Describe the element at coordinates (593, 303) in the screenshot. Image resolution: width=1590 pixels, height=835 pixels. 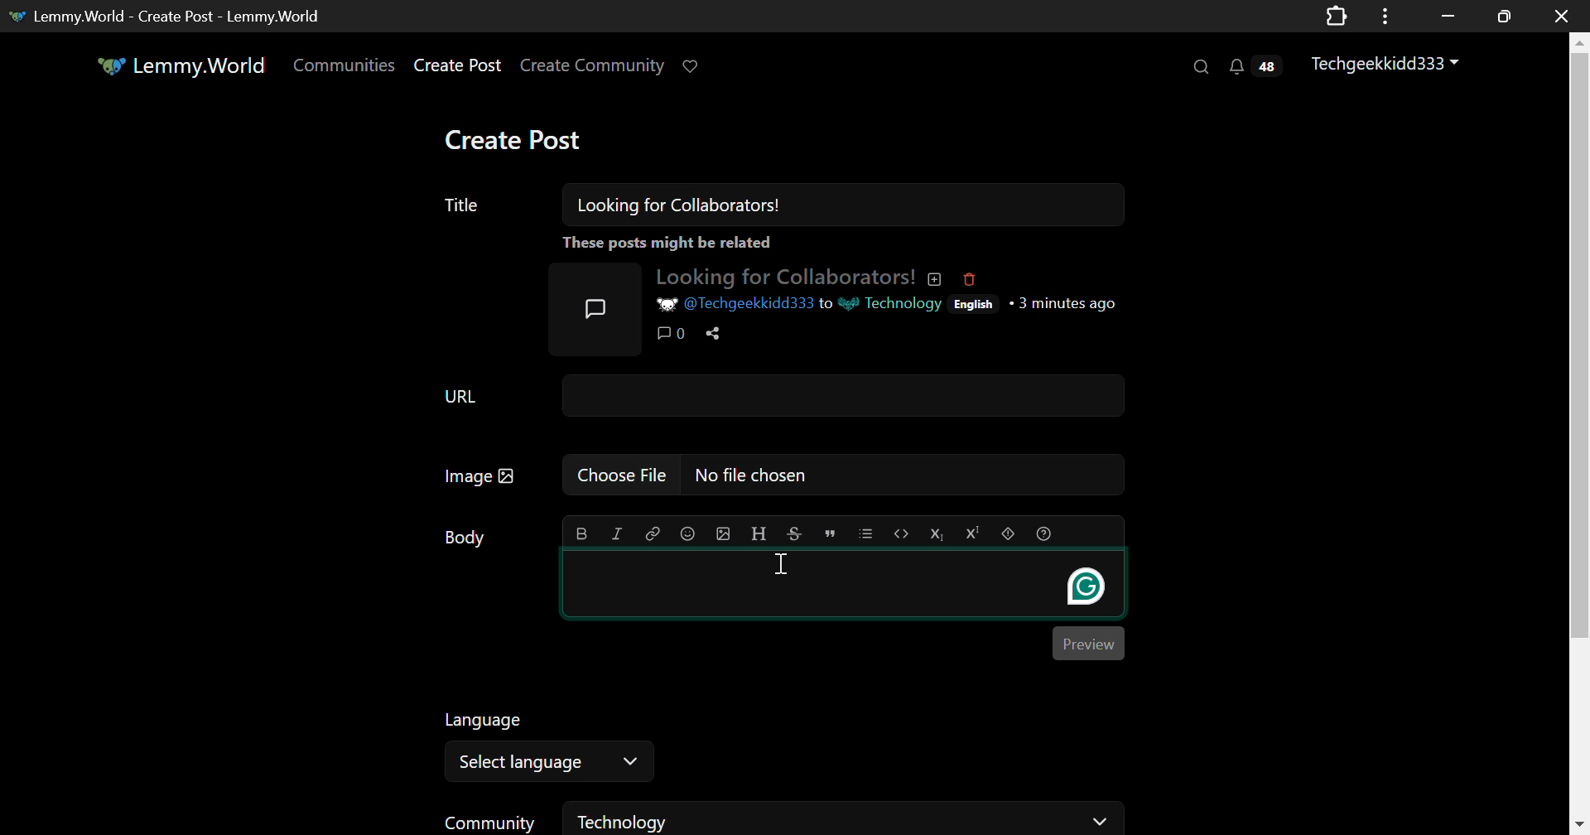
I see `Post Icon` at that location.